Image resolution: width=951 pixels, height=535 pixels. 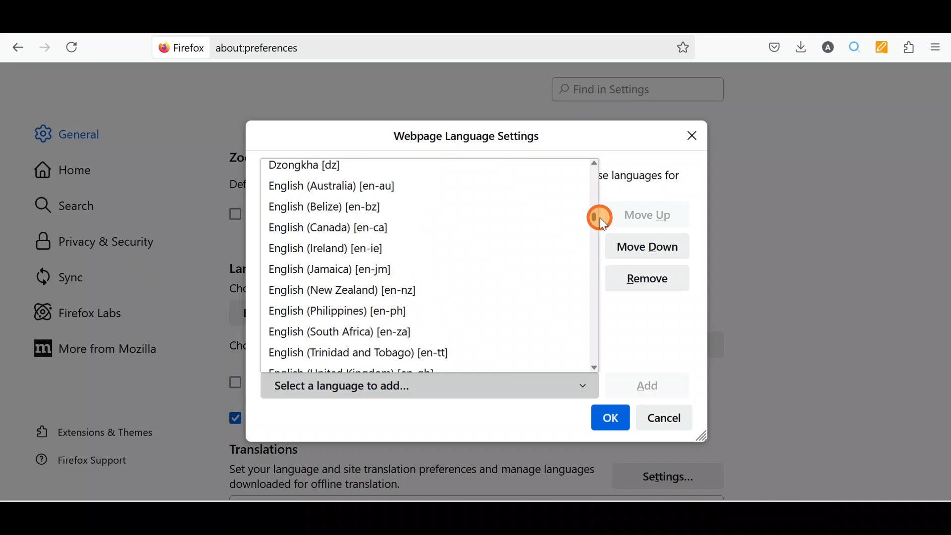 What do you see at coordinates (939, 46) in the screenshot?
I see `Open application menu` at bounding box center [939, 46].